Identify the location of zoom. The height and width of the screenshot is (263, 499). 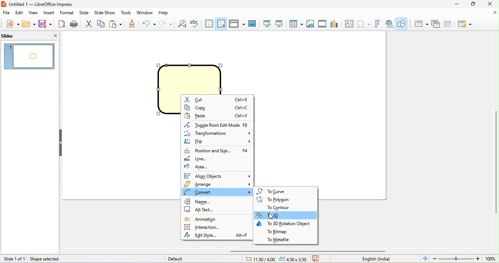
(465, 259).